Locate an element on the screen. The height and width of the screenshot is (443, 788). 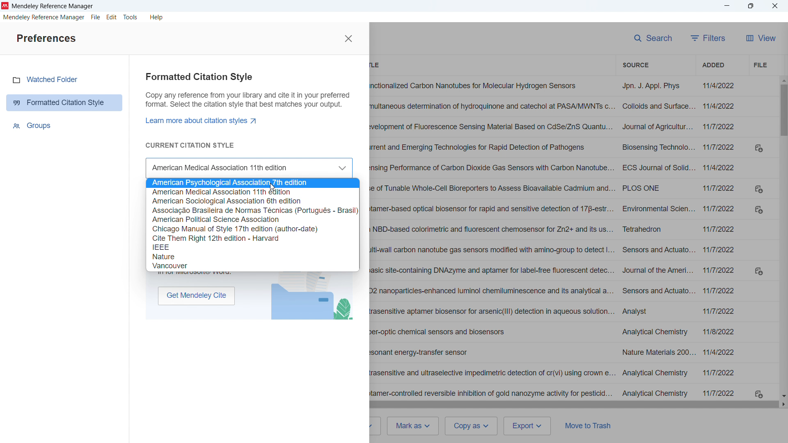
Formatted citation style  is located at coordinates (248, 92).